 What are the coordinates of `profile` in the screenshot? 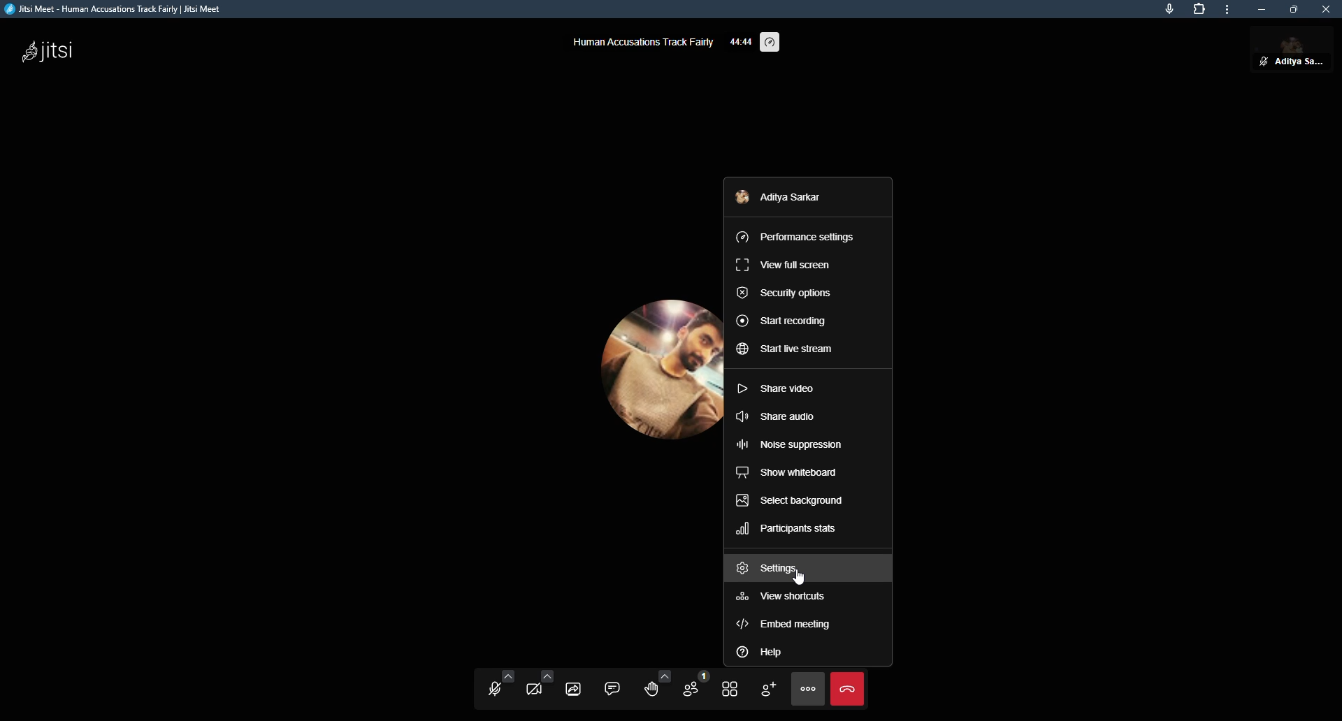 It's located at (1301, 50).